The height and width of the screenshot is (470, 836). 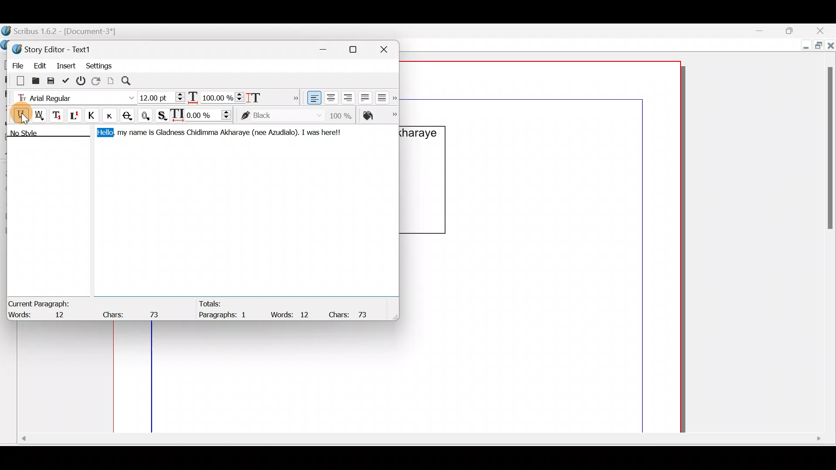 What do you see at coordinates (58, 114) in the screenshot?
I see `Subscript` at bounding box center [58, 114].